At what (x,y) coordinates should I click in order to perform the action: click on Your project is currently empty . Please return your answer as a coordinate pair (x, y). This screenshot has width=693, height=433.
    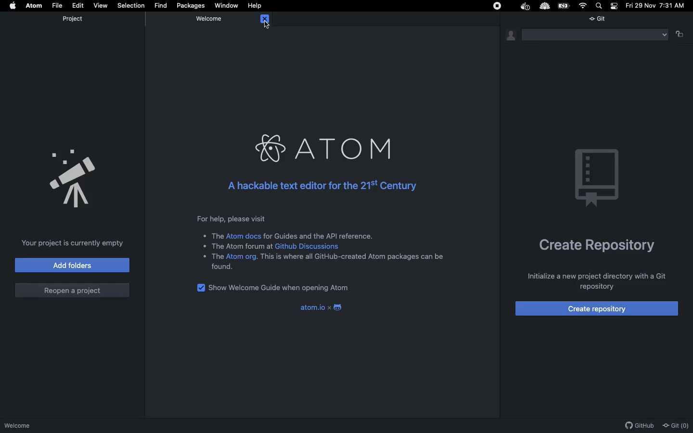
    Looking at the image, I should click on (76, 242).